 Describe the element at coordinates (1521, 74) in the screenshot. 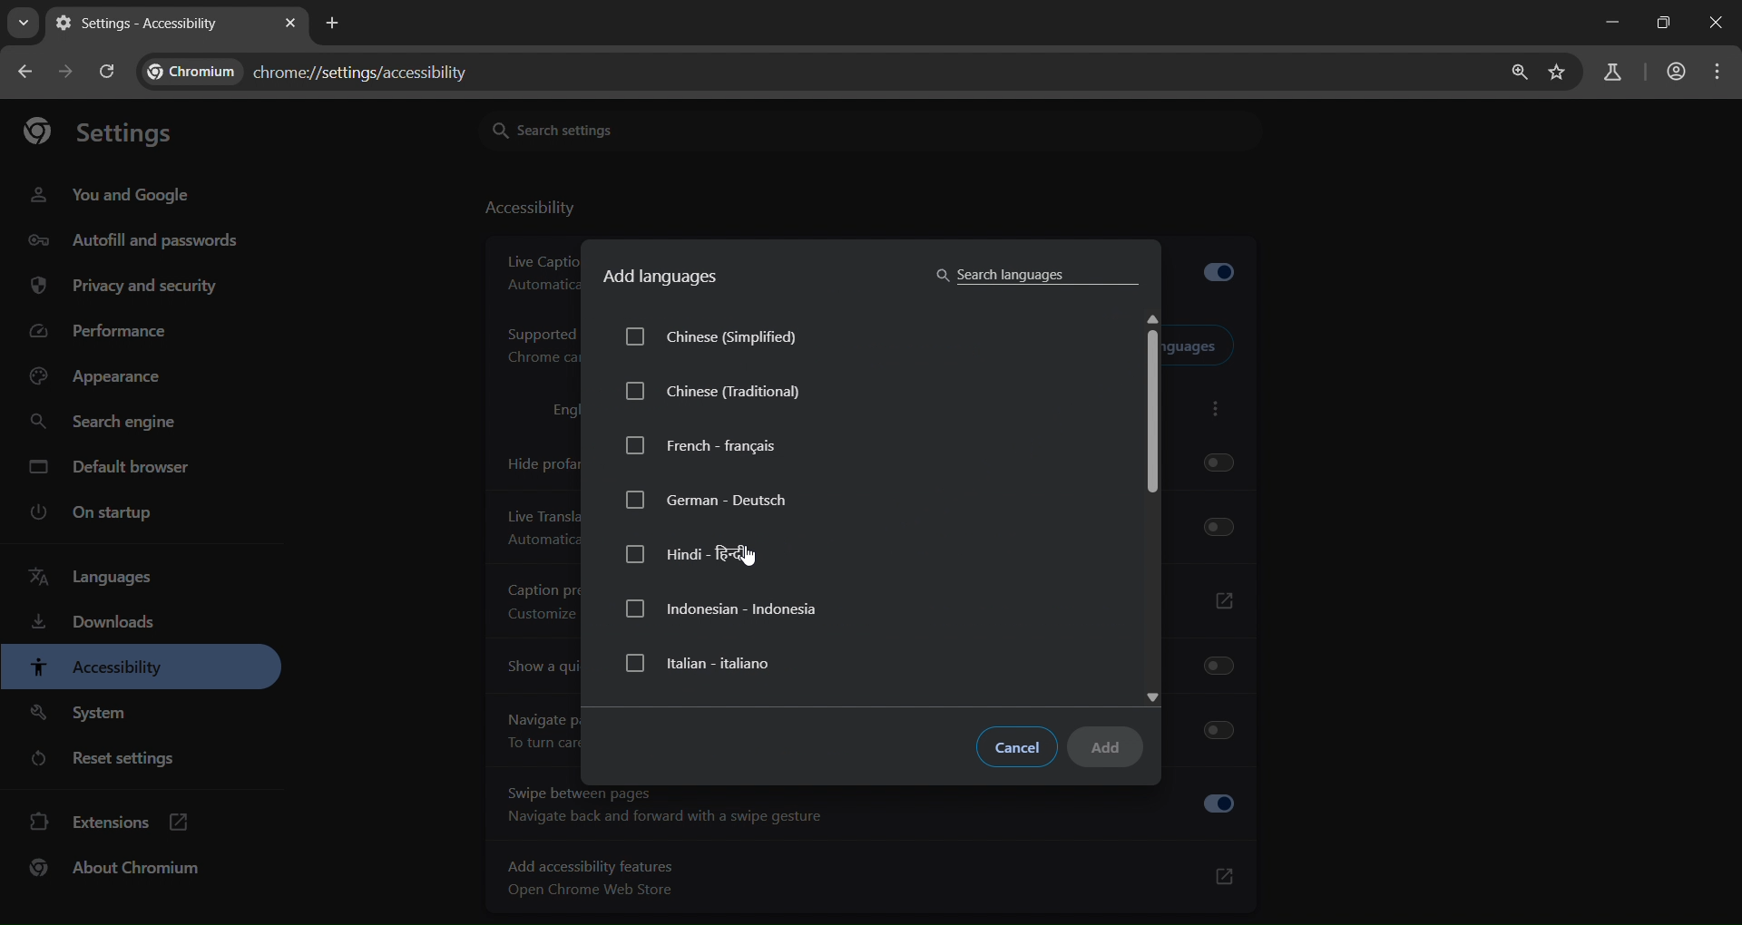

I see `zoom` at that location.